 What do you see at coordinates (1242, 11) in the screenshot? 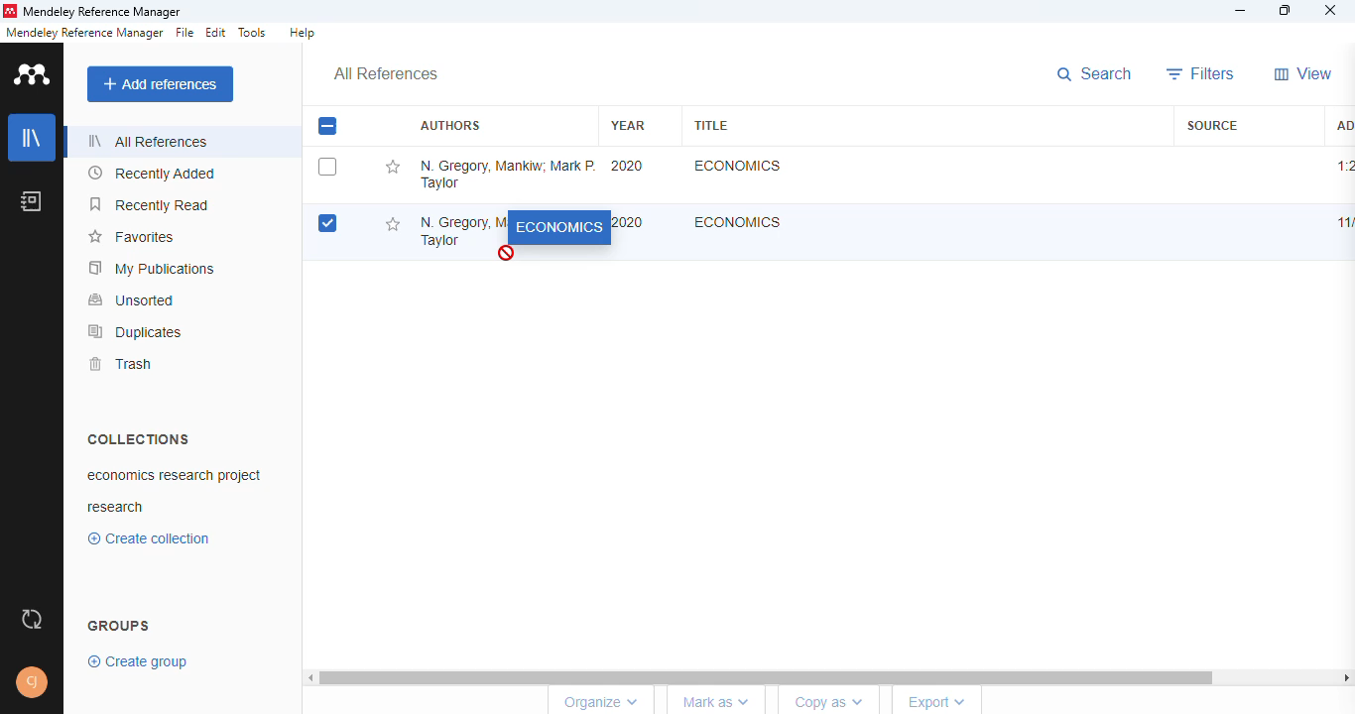
I see `minimize` at bounding box center [1242, 11].